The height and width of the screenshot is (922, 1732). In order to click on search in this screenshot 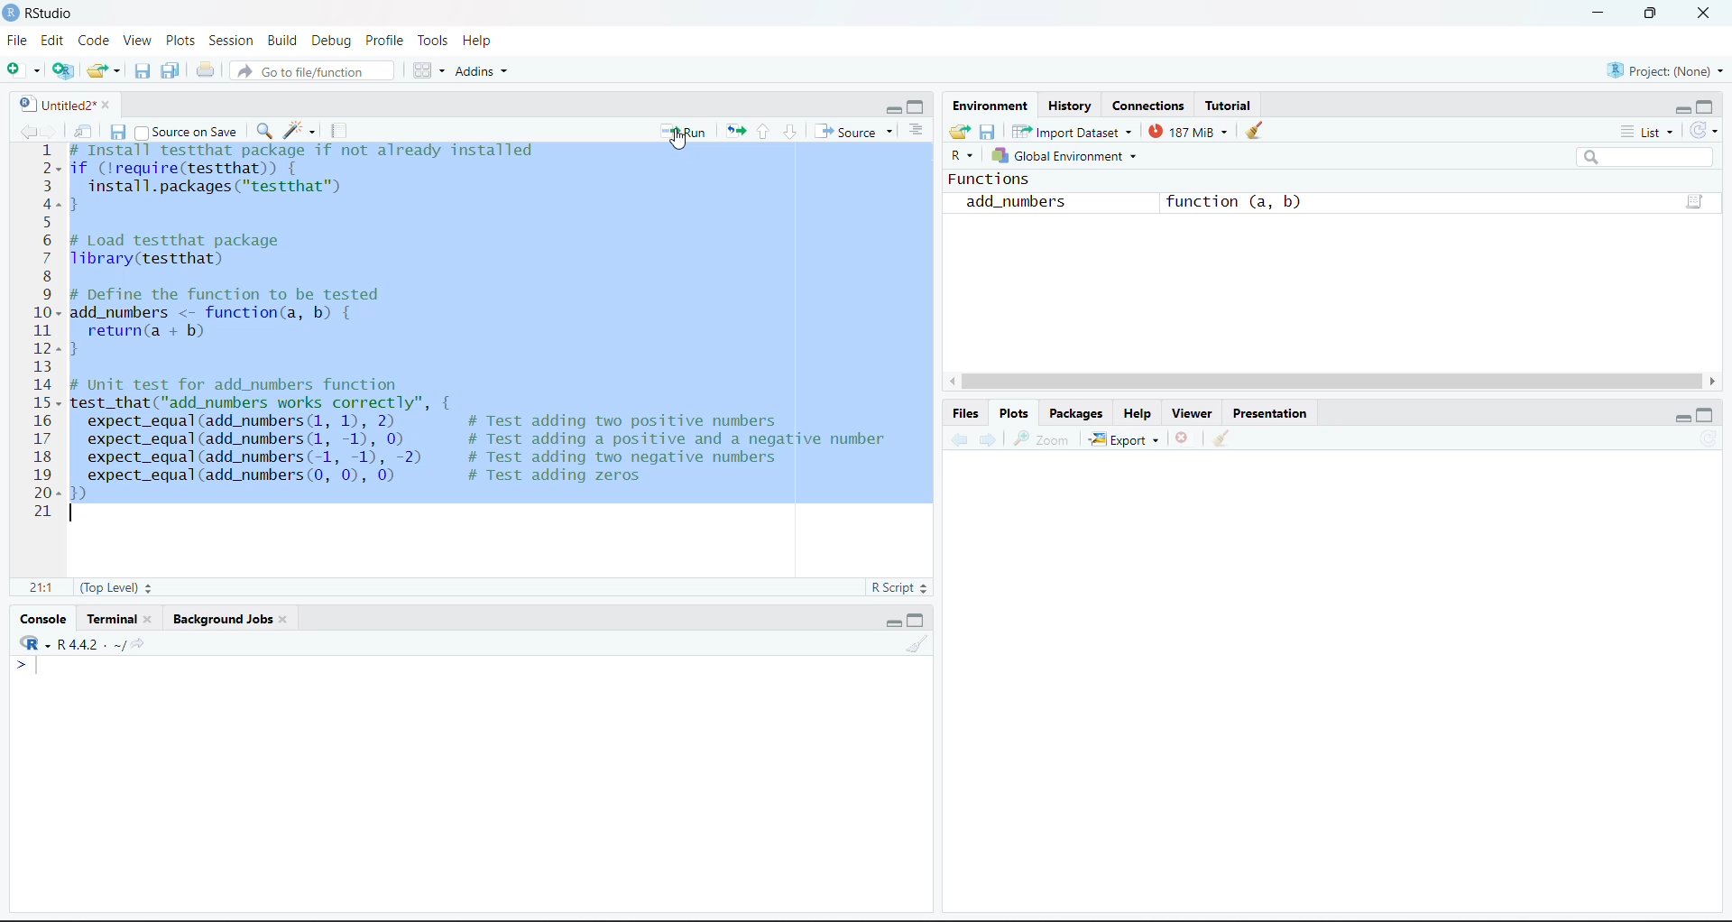, I will do `click(1646, 158)`.